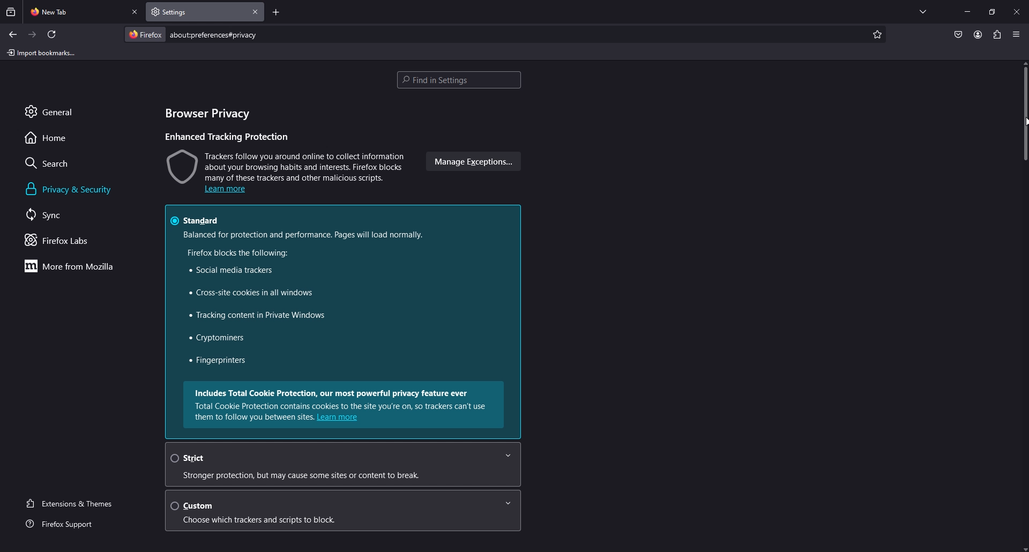 This screenshot has width=1029, height=552. I want to click on firefox logo, so click(145, 34).